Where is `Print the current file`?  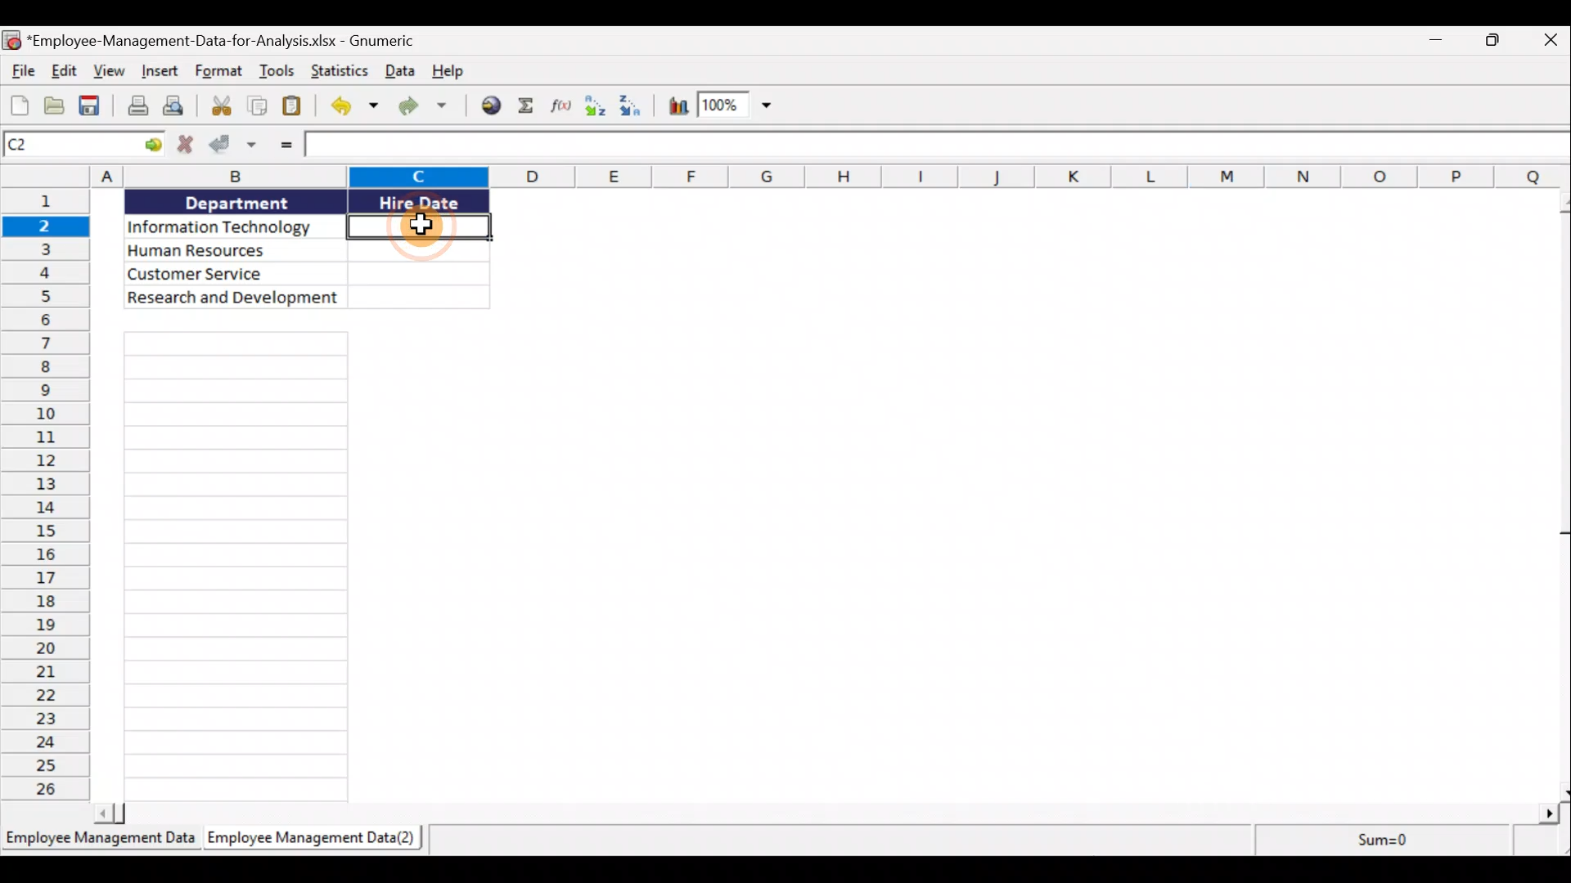
Print the current file is located at coordinates (134, 106).